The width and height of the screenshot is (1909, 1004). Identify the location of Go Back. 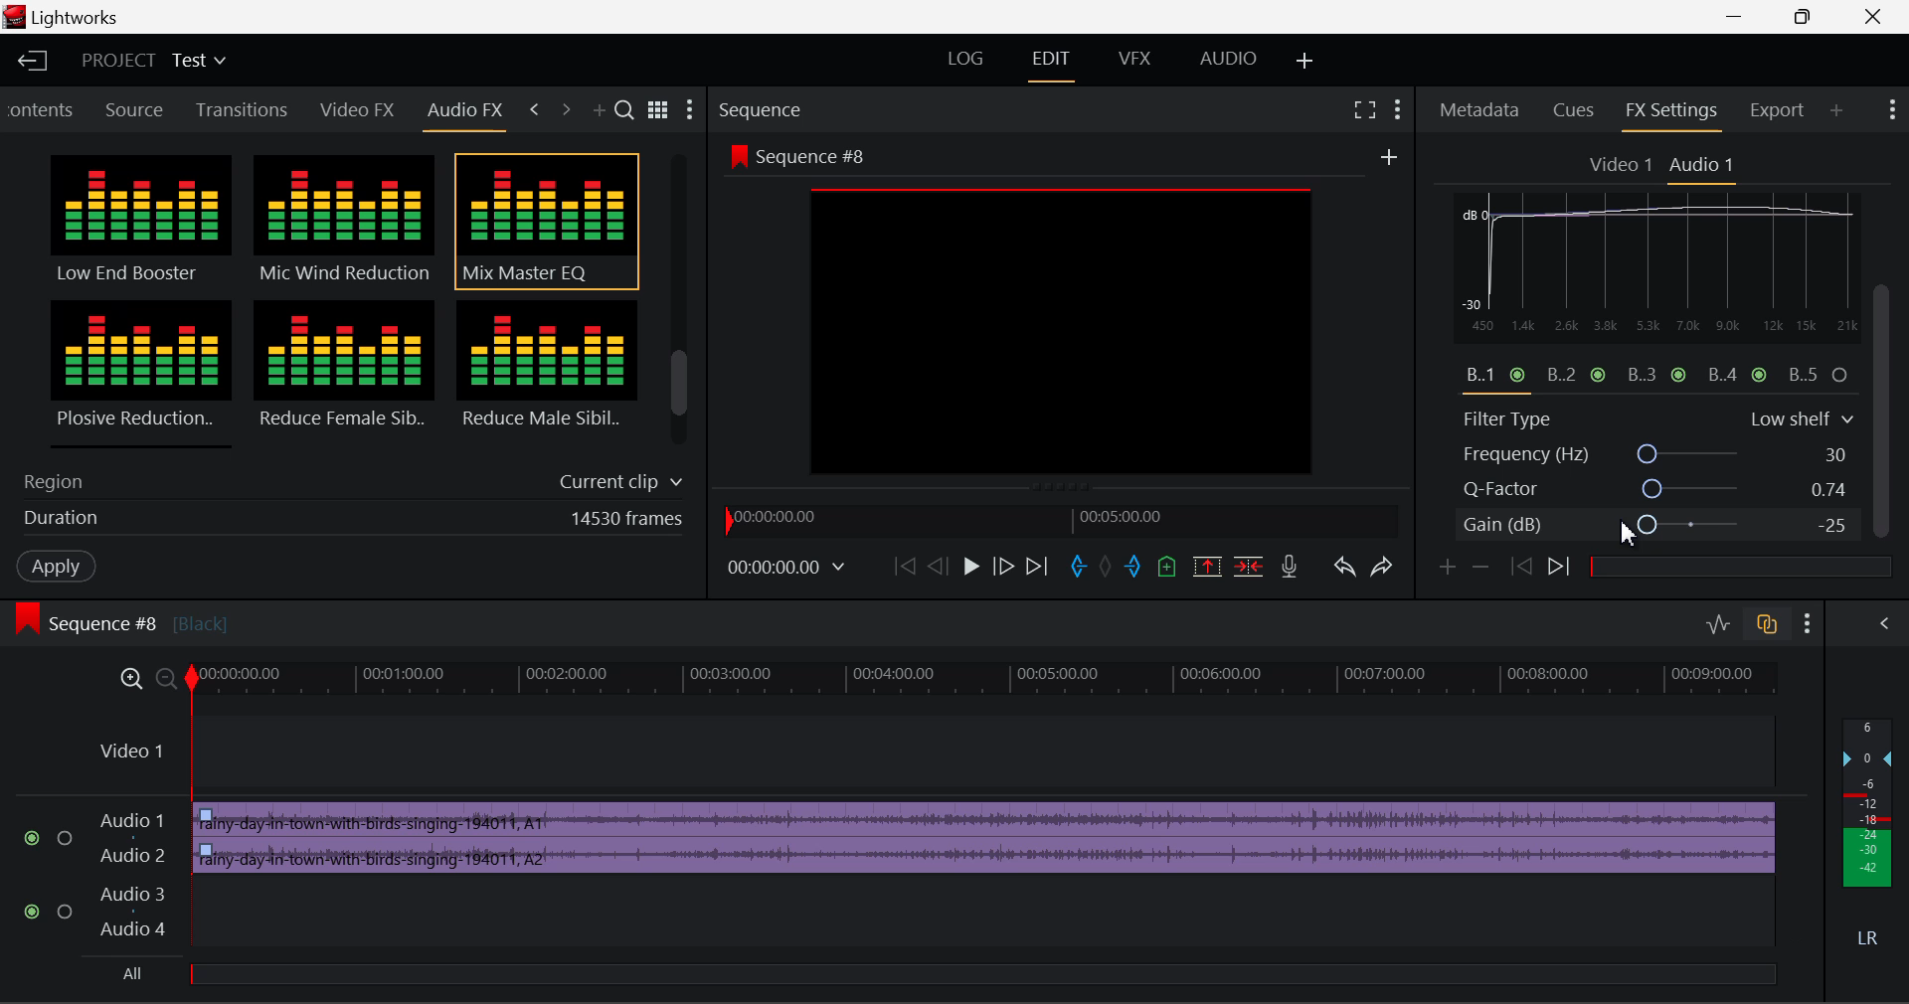
(938, 567).